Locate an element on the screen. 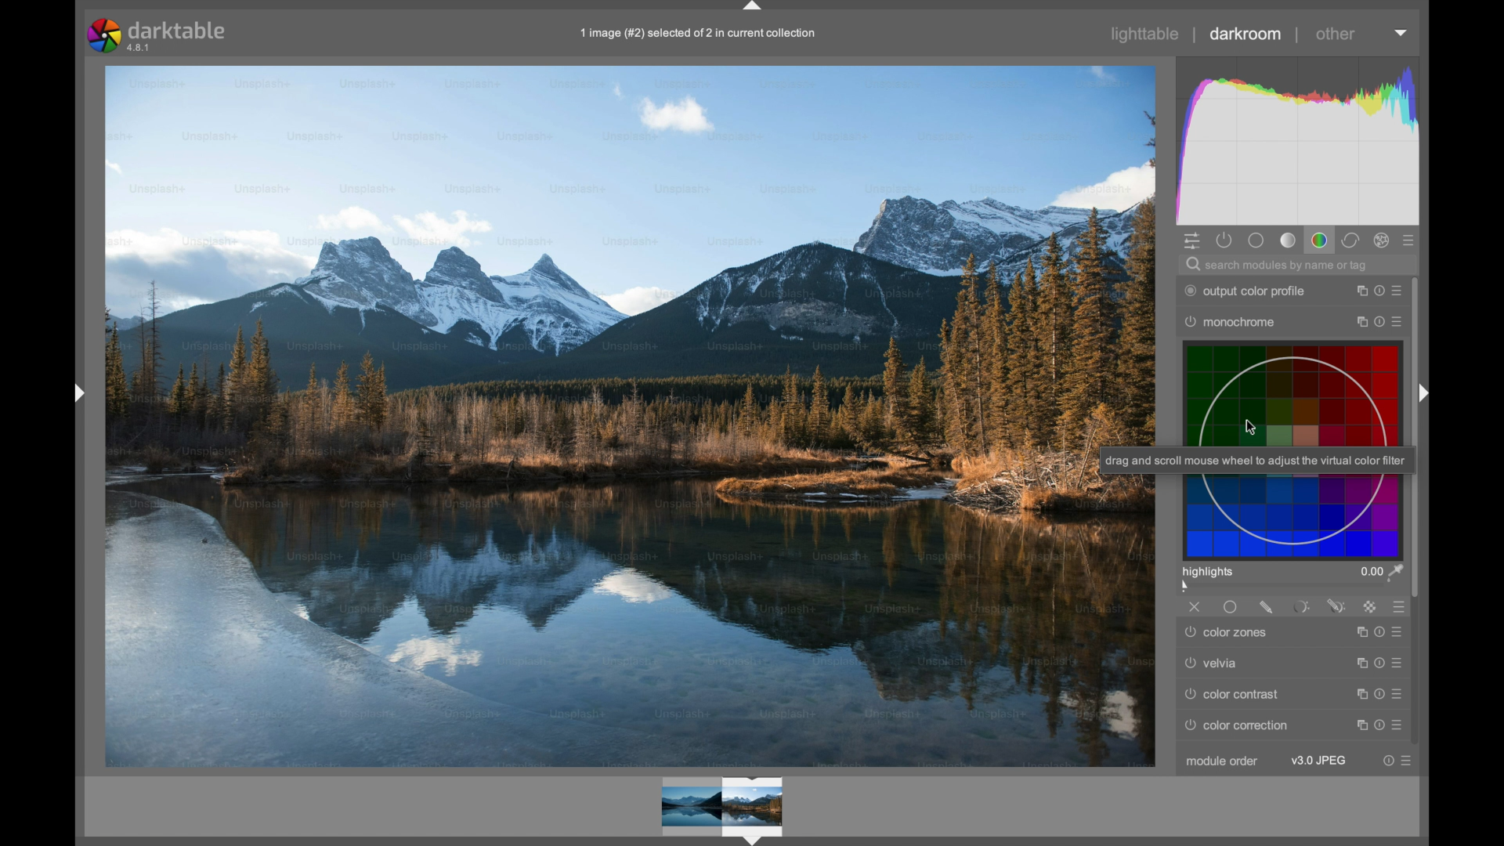  instance is located at coordinates (1359, 725).